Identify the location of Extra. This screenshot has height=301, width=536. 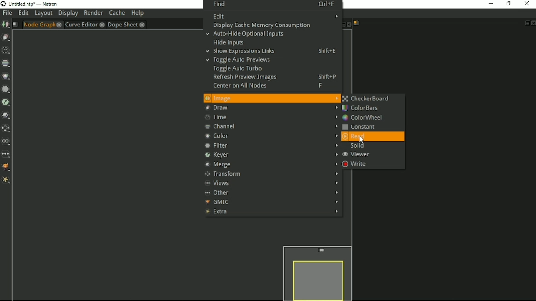
(271, 212).